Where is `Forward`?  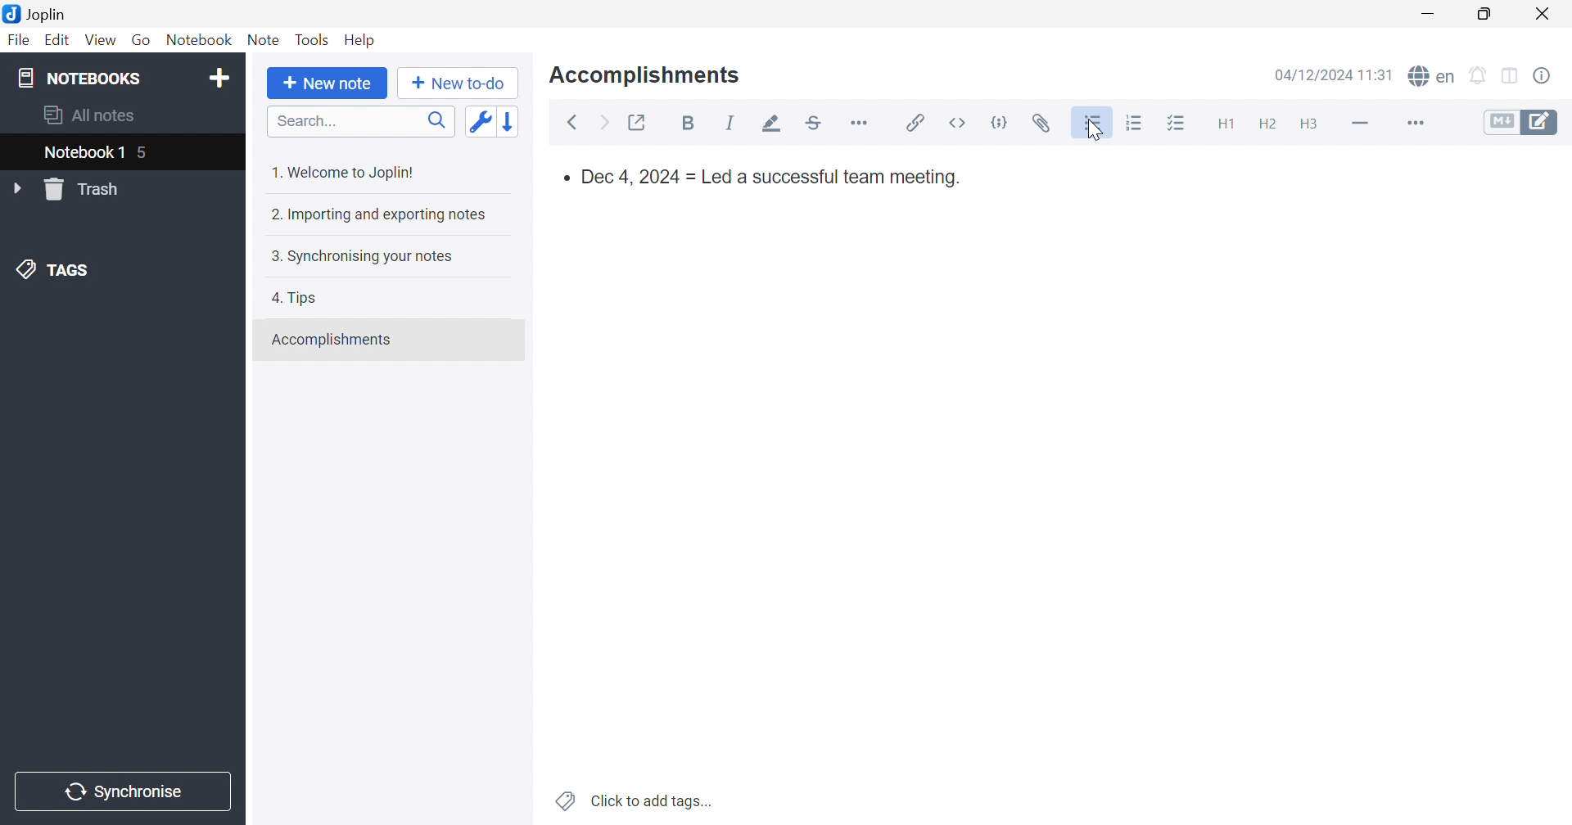 Forward is located at coordinates (603, 121).